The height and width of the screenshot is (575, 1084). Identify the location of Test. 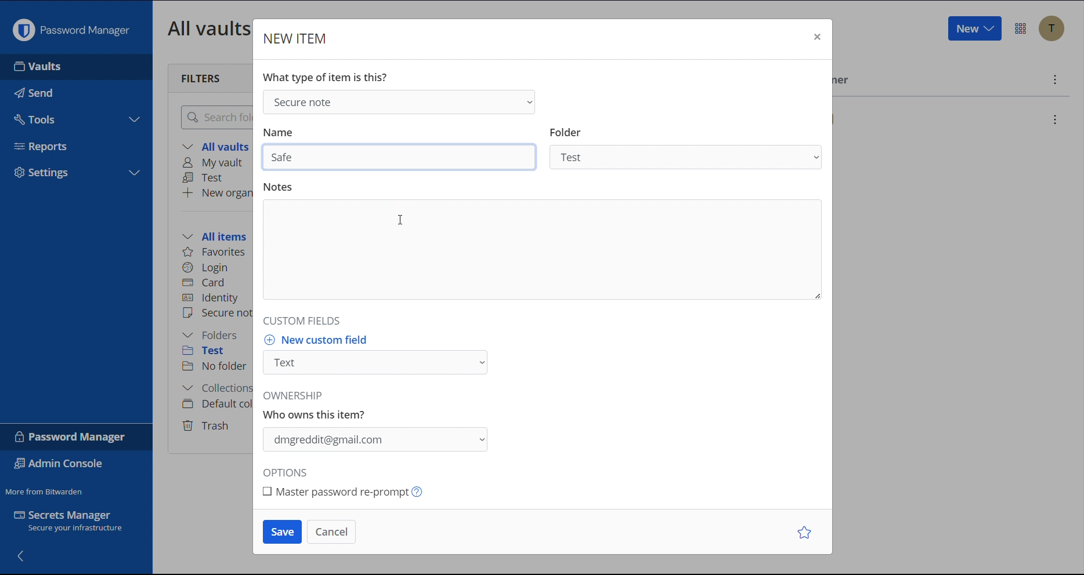
(212, 352).